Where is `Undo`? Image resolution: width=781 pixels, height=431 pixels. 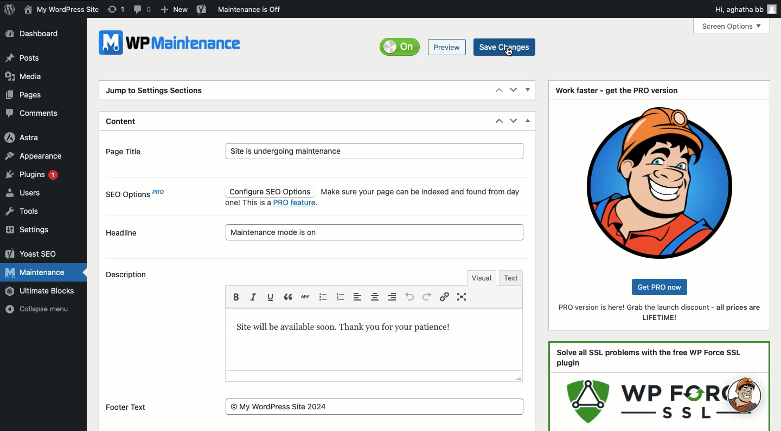
Undo is located at coordinates (409, 297).